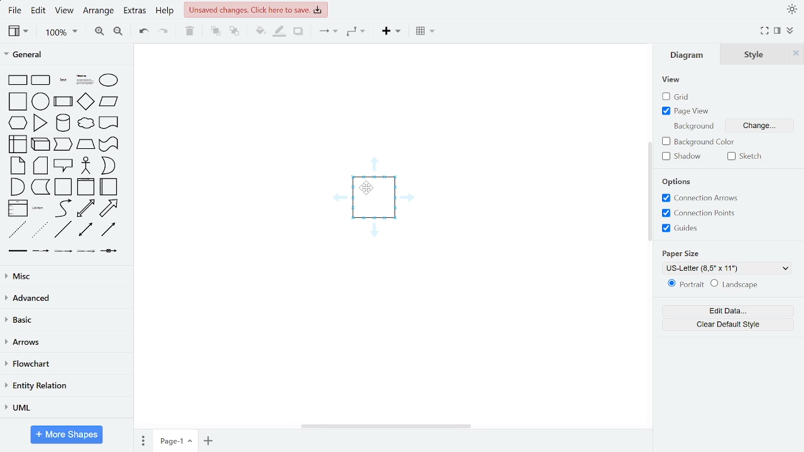 The width and height of the screenshot is (804, 452). What do you see at coordinates (751, 55) in the screenshot?
I see `style` at bounding box center [751, 55].